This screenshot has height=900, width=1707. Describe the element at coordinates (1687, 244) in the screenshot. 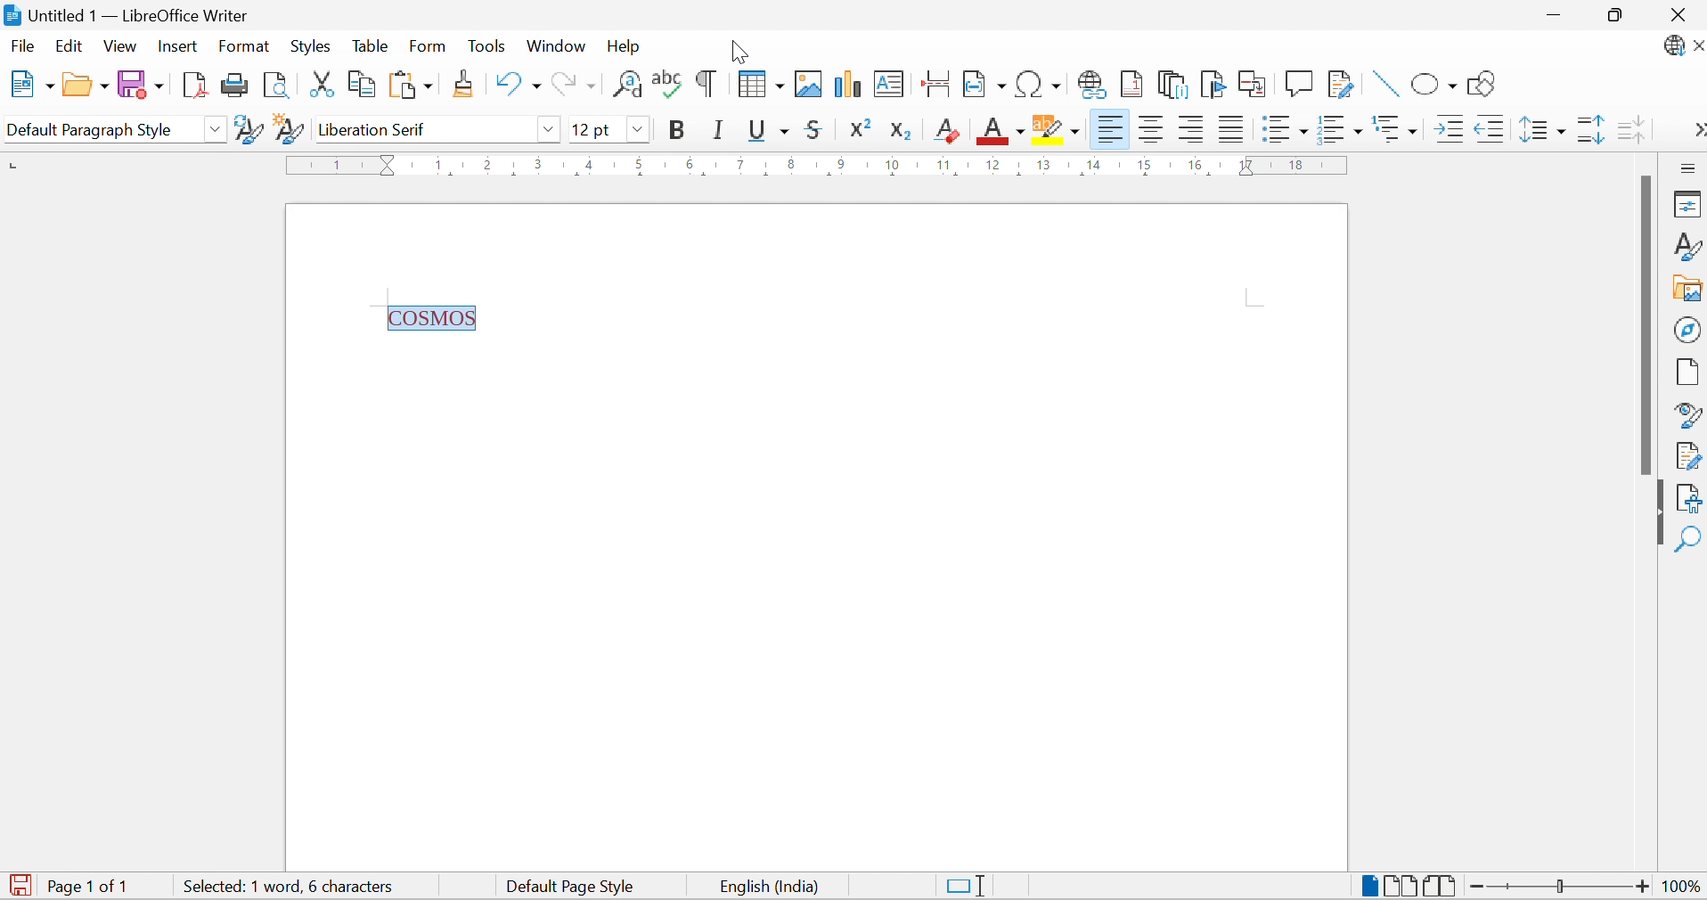

I see `Styles` at that location.